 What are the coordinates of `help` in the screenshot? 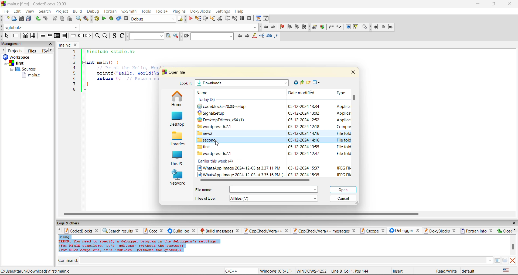 It's located at (356, 27).